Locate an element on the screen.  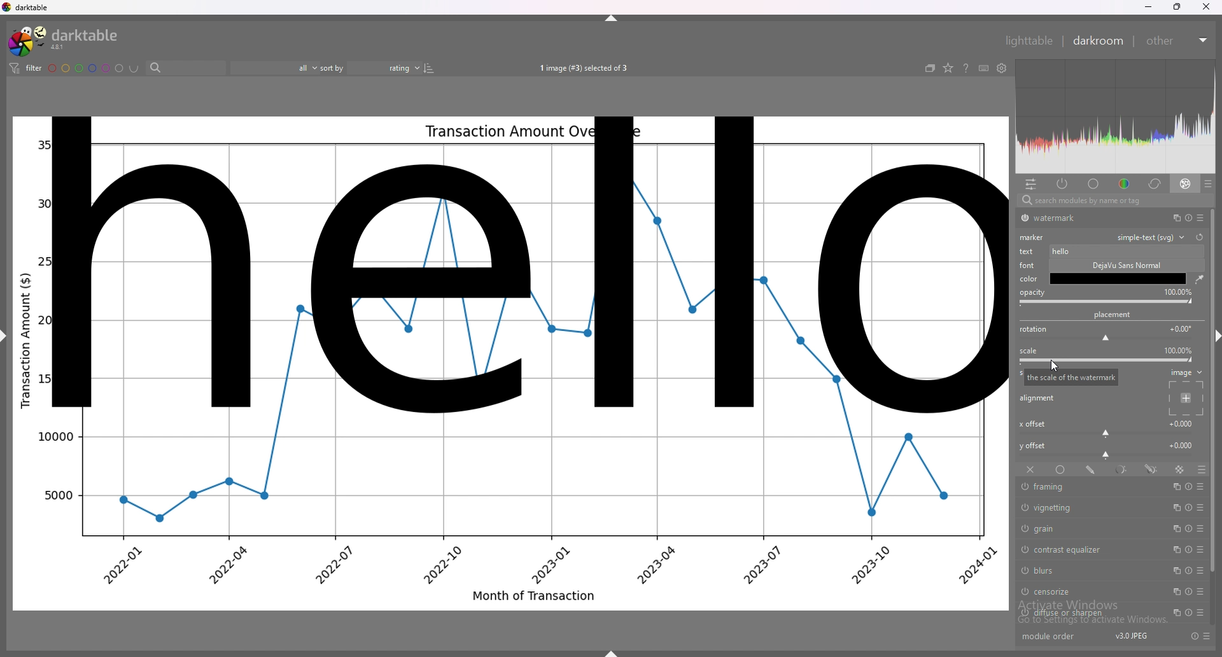
switch off is located at coordinates (1023, 528).